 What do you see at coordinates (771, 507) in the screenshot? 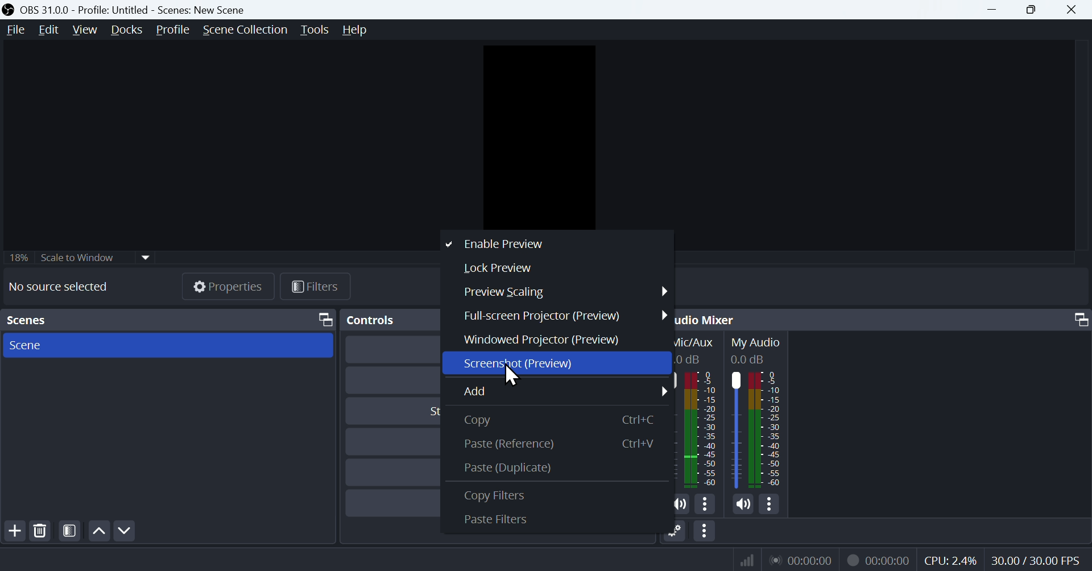
I see `More` at bounding box center [771, 507].